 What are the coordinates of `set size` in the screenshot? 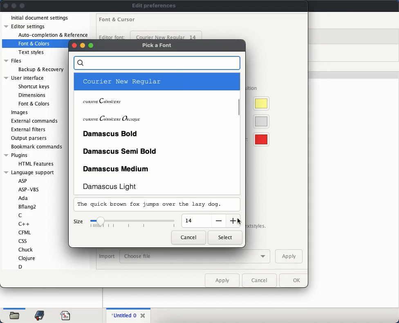 It's located at (196, 221).